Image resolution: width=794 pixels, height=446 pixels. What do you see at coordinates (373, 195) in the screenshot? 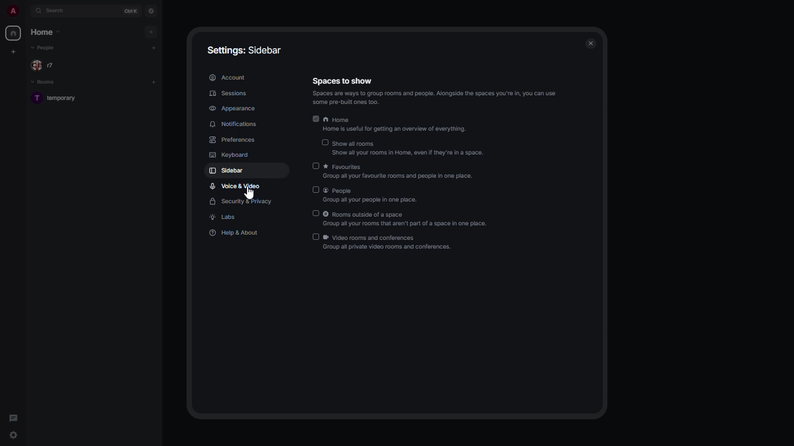
I see `people` at bounding box center [373, 195].